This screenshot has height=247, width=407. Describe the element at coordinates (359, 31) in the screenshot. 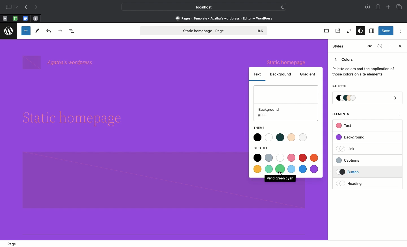

I see `Styles` at that location.